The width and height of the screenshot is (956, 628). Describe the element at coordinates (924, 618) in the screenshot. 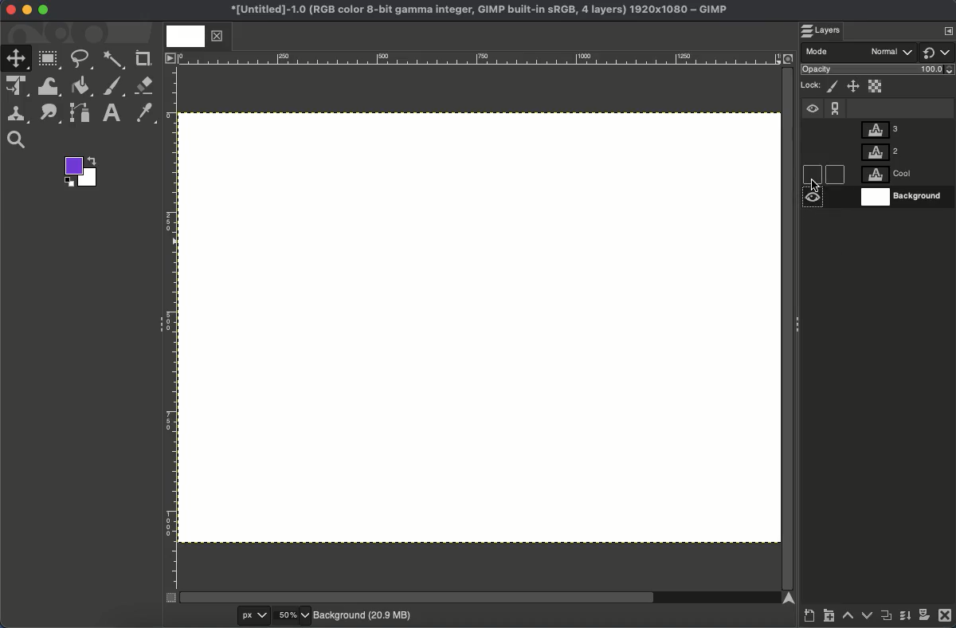

I see `Add a mask` at that location.